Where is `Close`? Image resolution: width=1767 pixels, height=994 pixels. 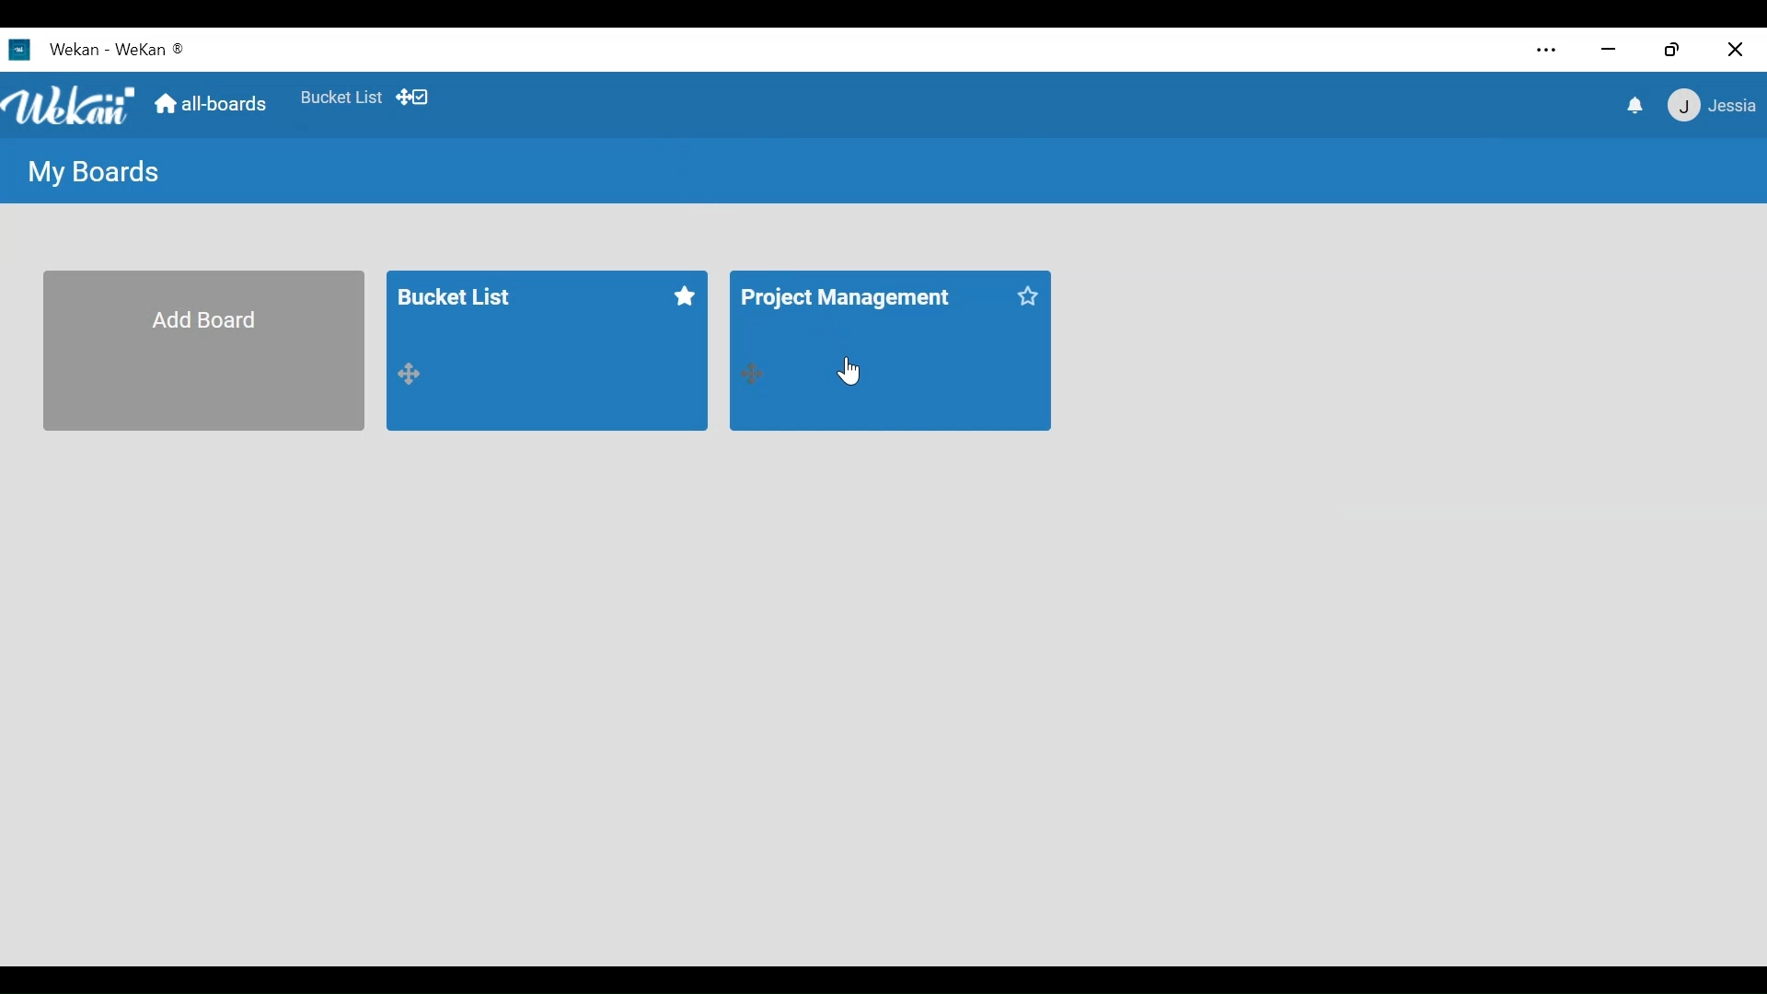
Close is located at coordinates (1738, 49).